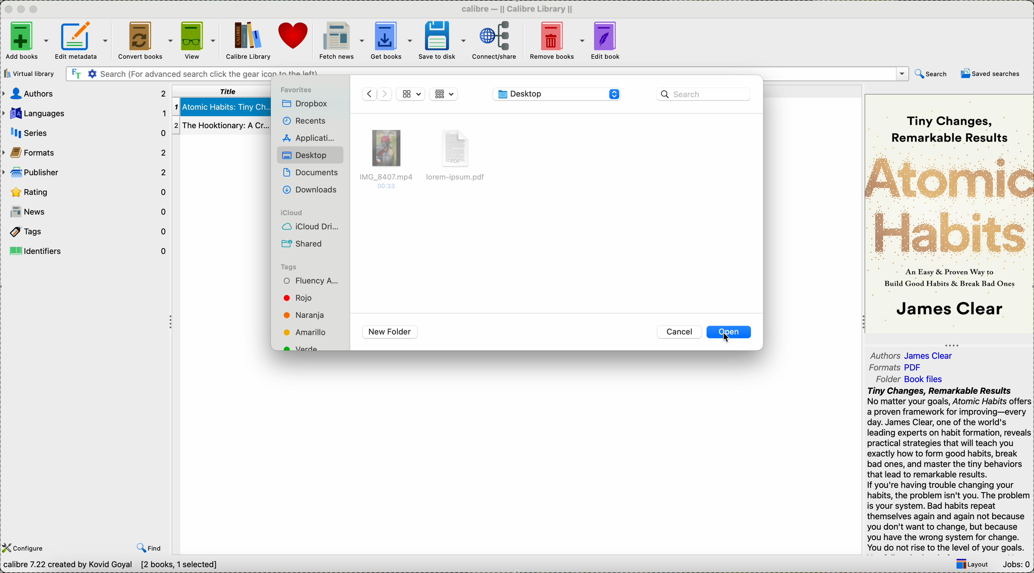 This screenshot has height=573, width=1034. What do you see at coordinates (35, 9) in the screenshot?
I see `maximize` at bounding box center [35, 9].